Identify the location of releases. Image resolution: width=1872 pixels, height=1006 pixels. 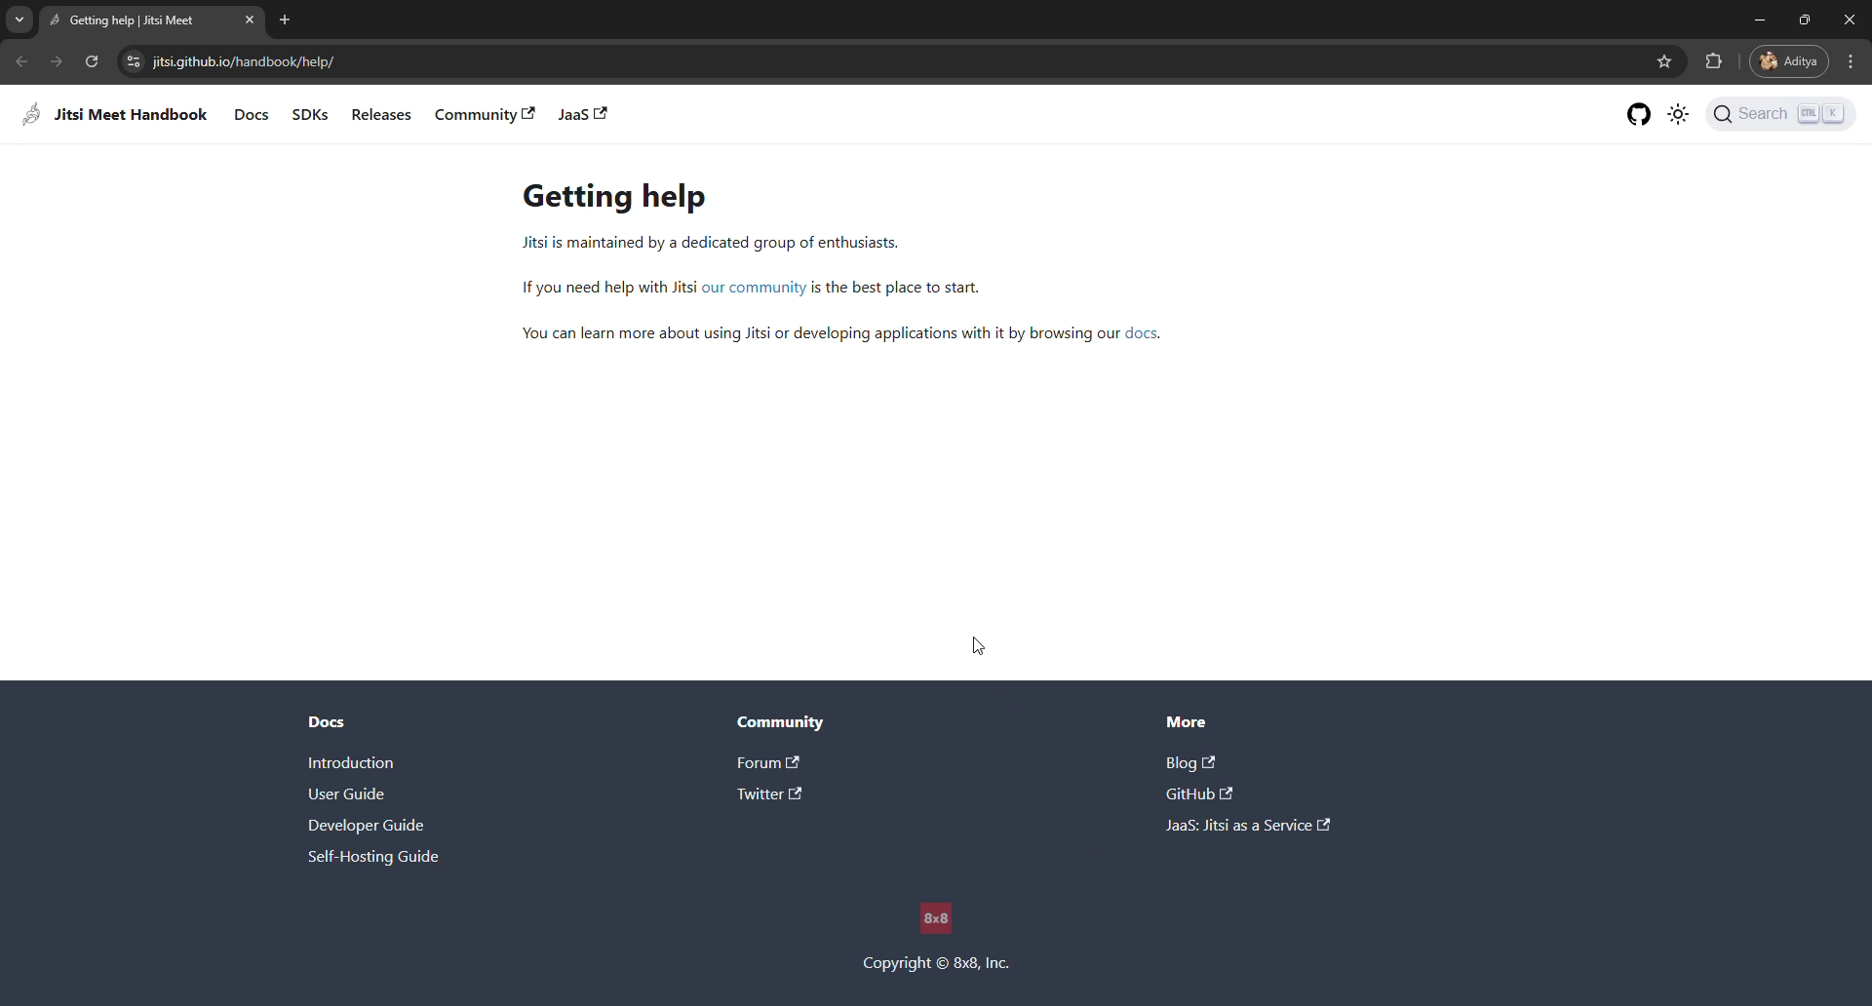
(378, 113).